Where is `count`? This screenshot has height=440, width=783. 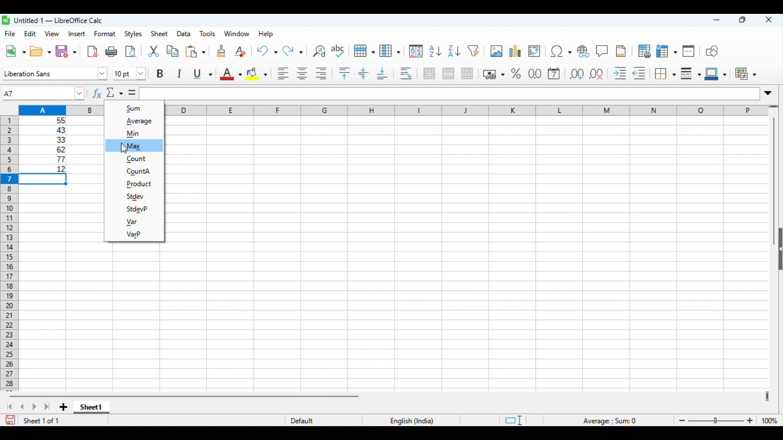
count is located at coordinates (137, 158).